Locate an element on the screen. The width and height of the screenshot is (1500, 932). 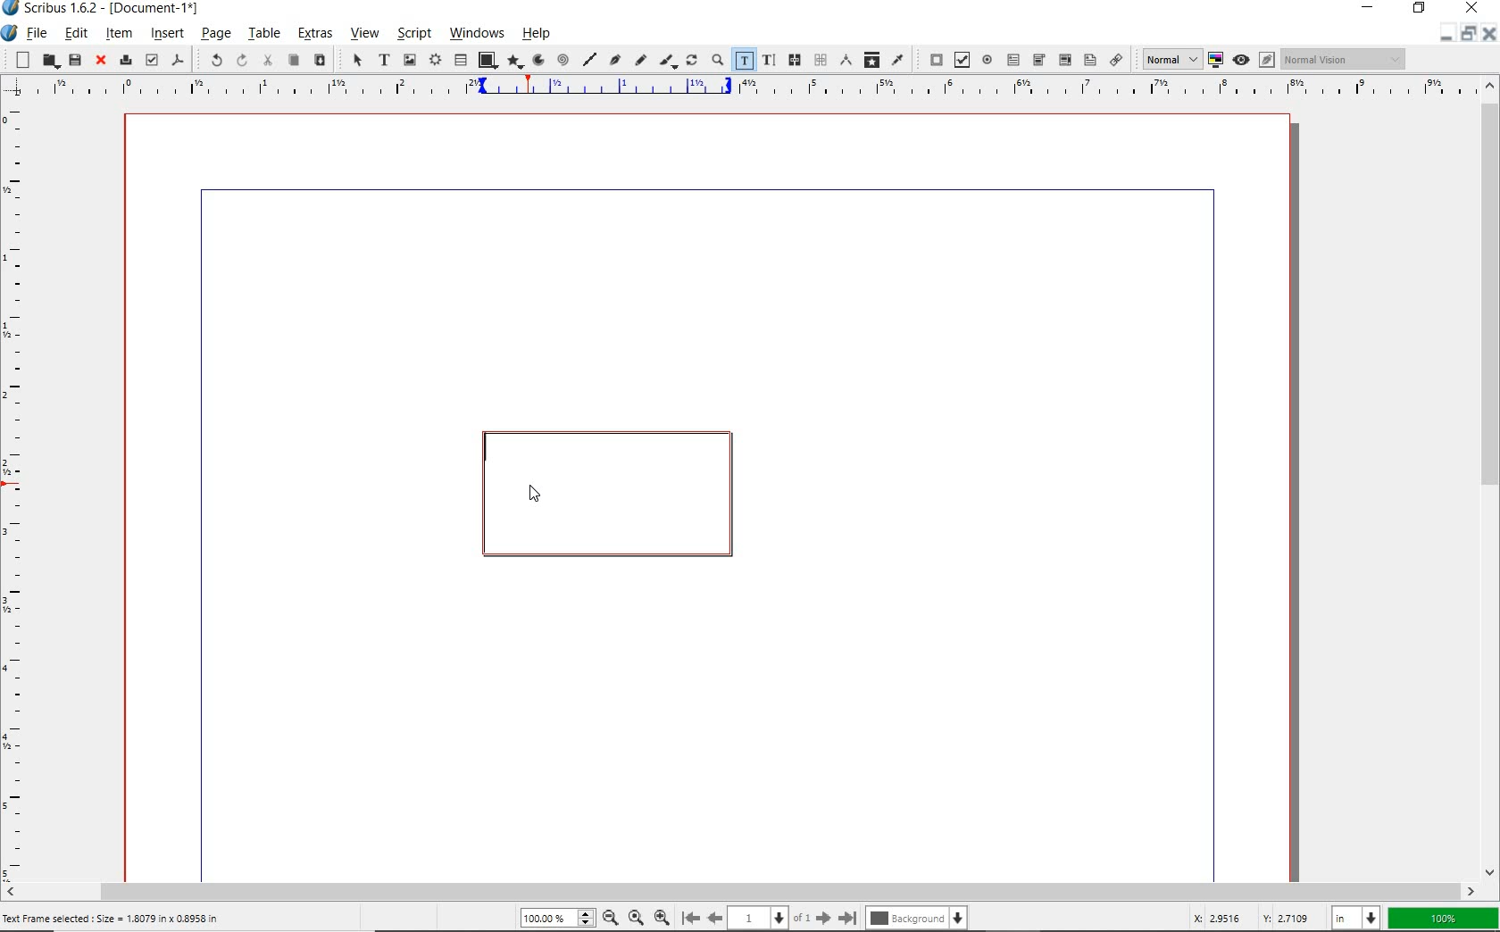
table is located at coordinates (460, 61).